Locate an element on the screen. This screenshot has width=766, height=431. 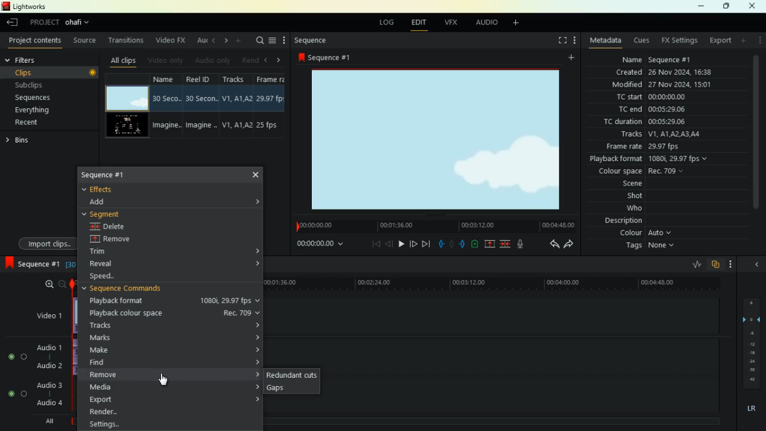
overlap is located at coordinates (715, 266).